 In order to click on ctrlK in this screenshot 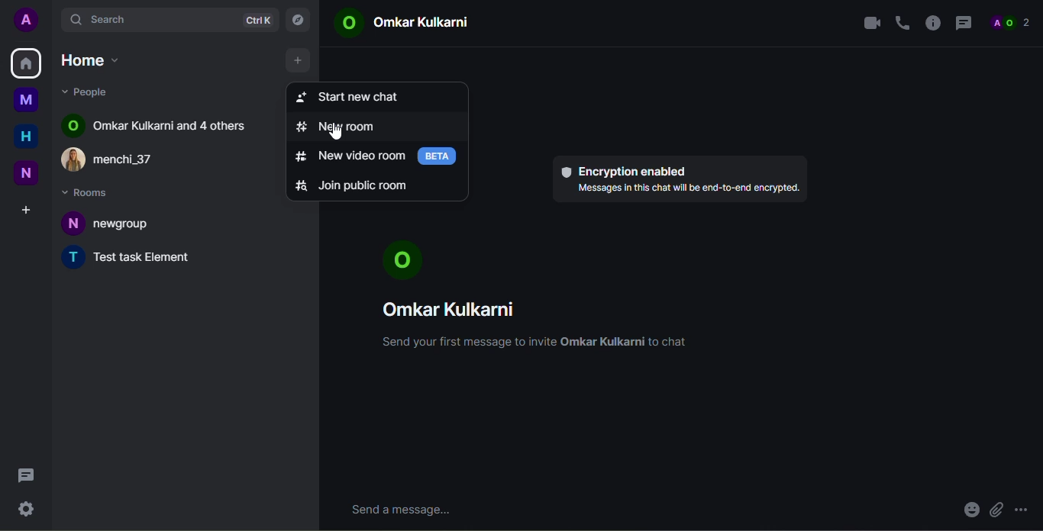, I will do `click(257, 21)`.